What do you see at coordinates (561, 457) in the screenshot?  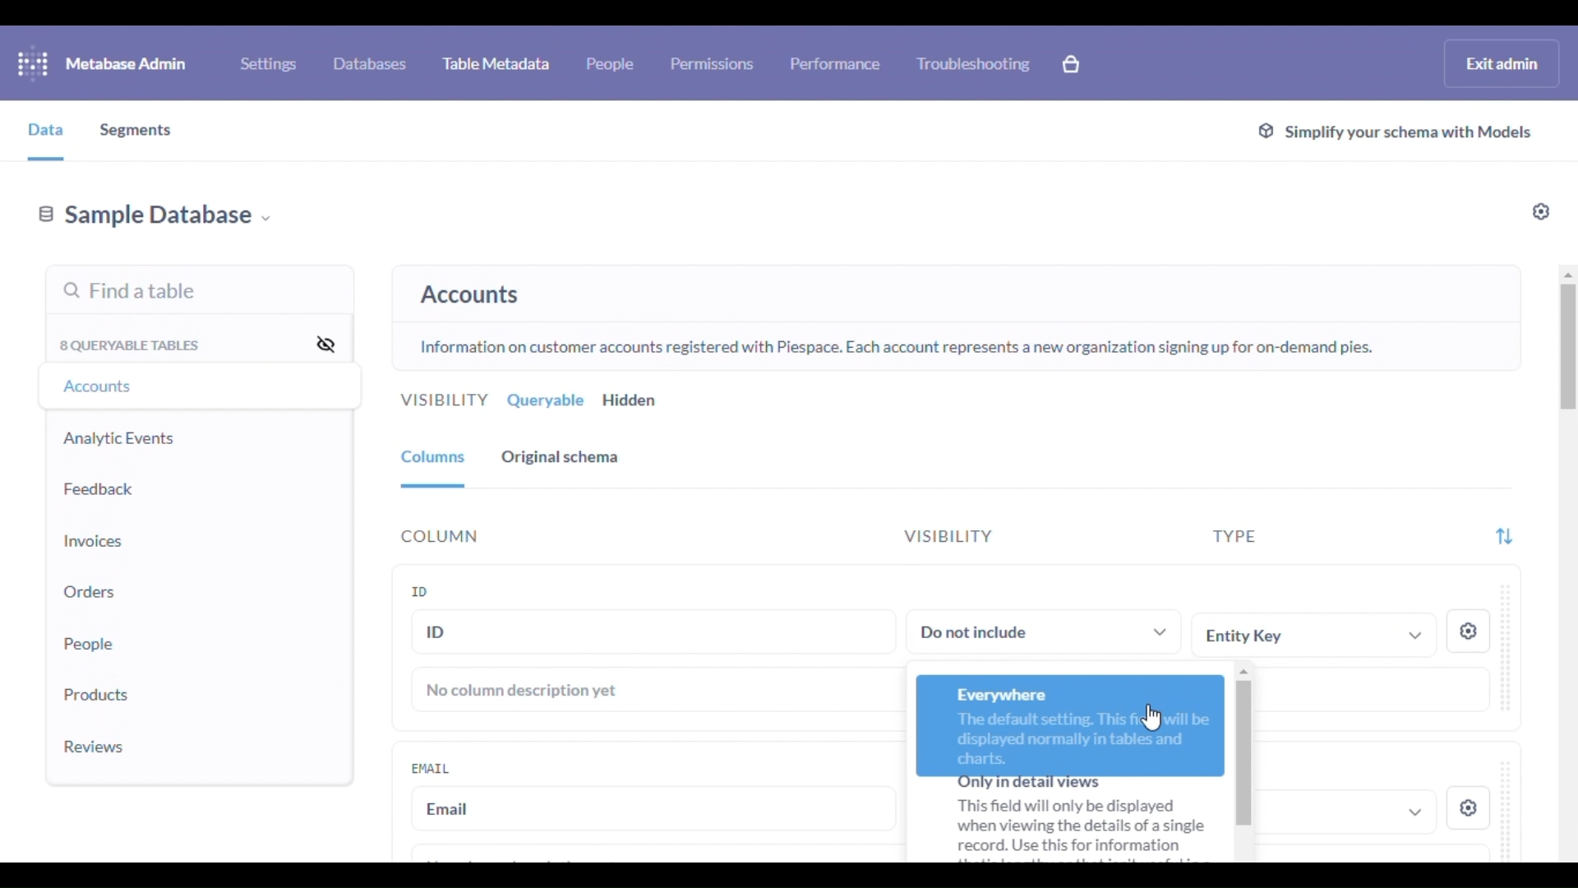 I see `original schema` at bounding box center [561, 457].